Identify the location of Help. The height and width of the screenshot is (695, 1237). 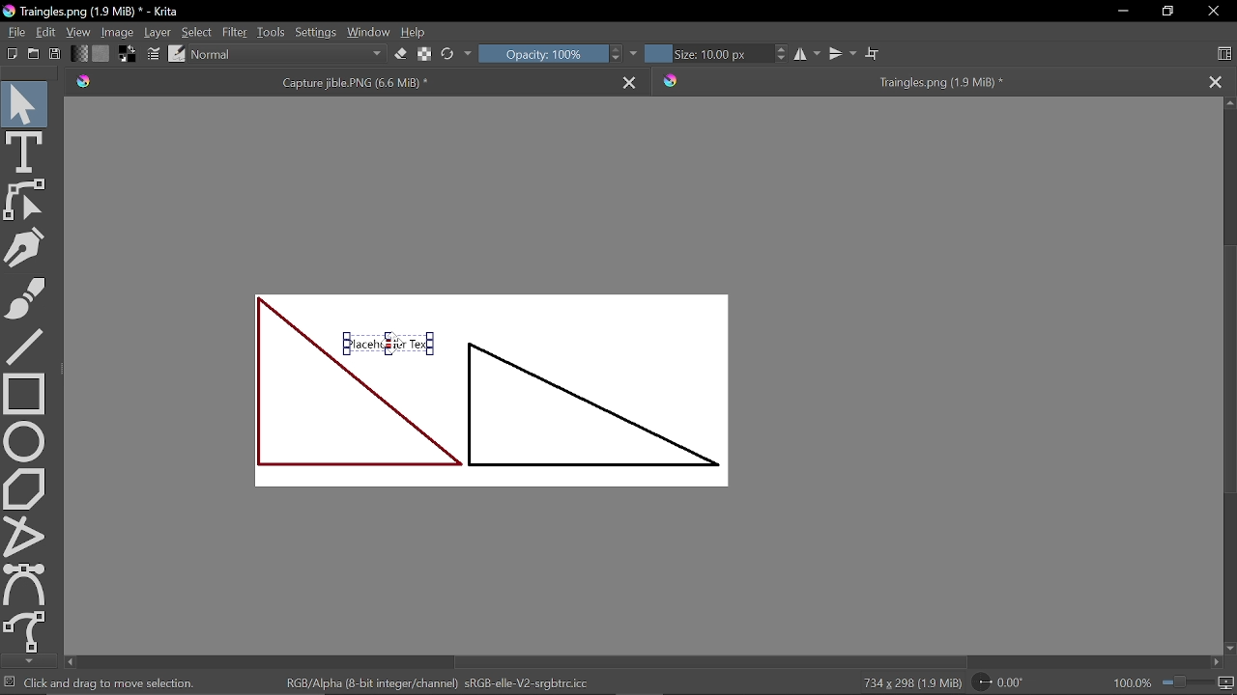
(415, 32).